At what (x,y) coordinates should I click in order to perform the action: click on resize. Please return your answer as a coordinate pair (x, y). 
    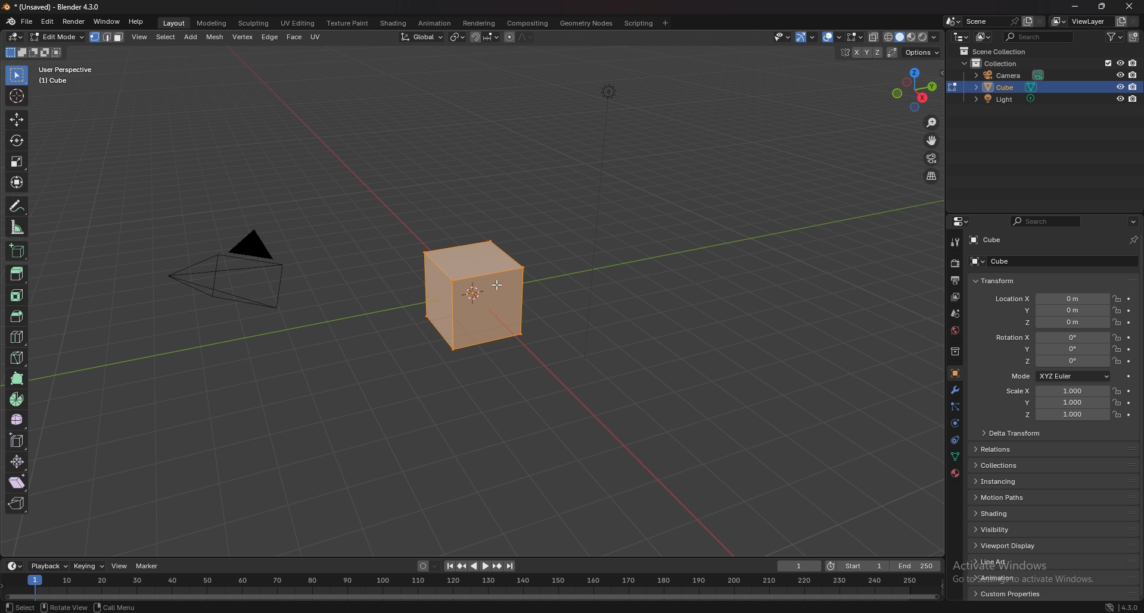
    Looking at the image, I should click on (1102, 7).